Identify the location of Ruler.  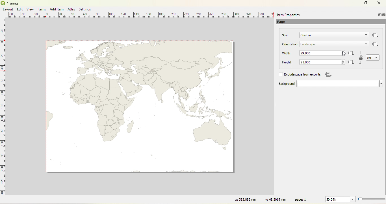
(142, 15).